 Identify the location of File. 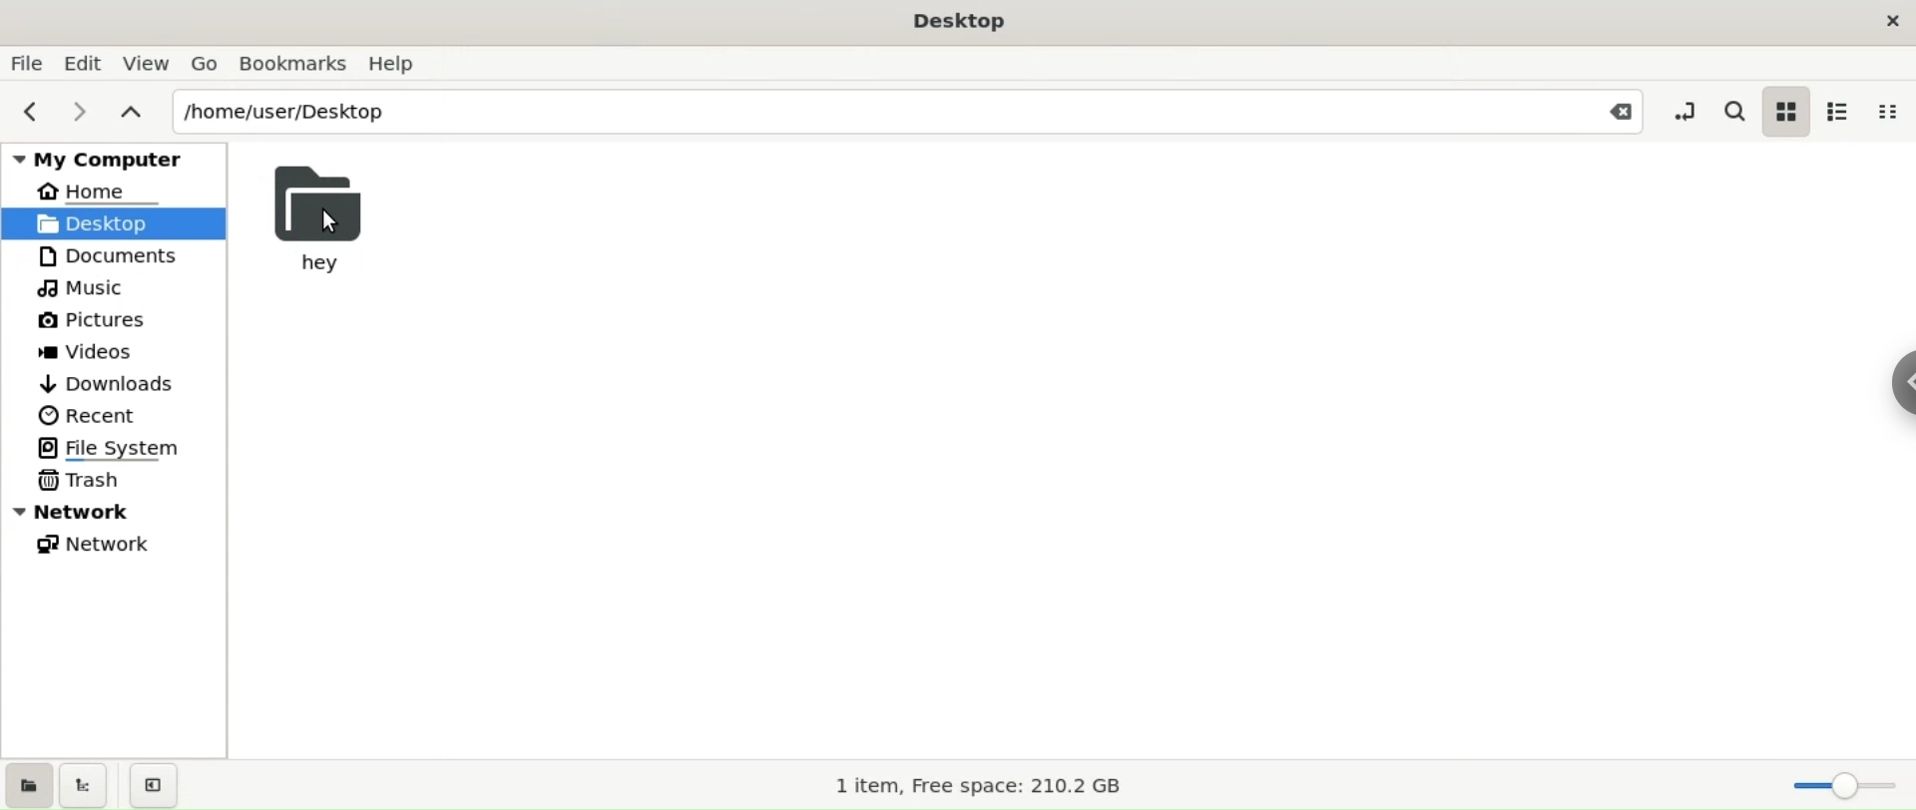
(28, 63).